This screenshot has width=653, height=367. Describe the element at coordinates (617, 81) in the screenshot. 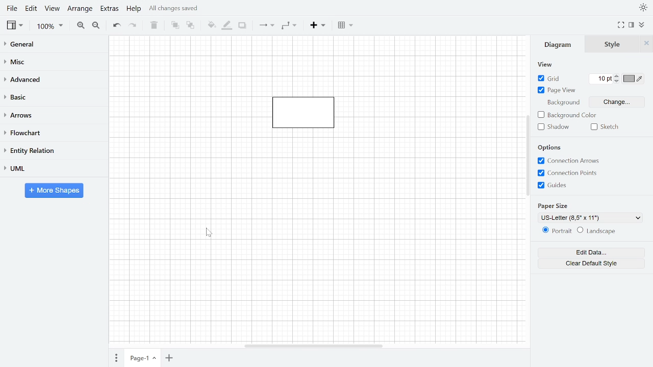

I see `Decrease grid pt` at that location.